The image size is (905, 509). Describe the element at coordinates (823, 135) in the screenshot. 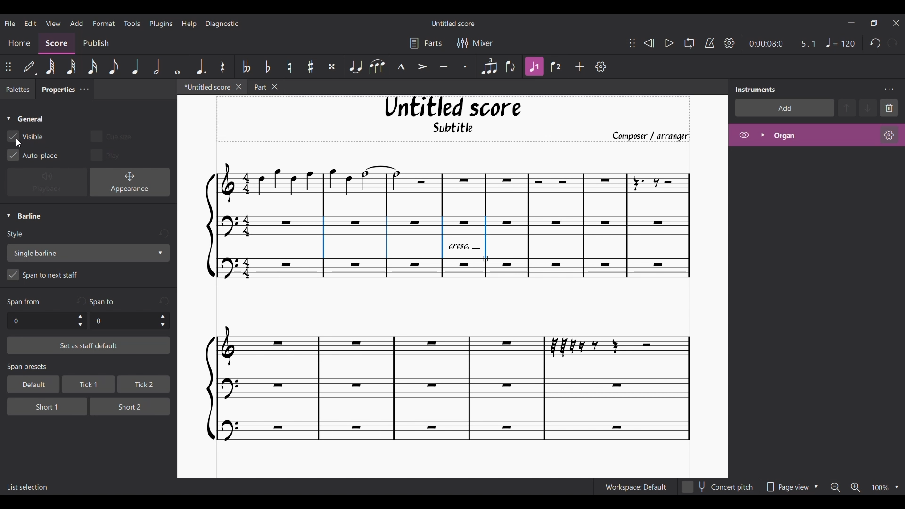

I see `Organ` at that location.